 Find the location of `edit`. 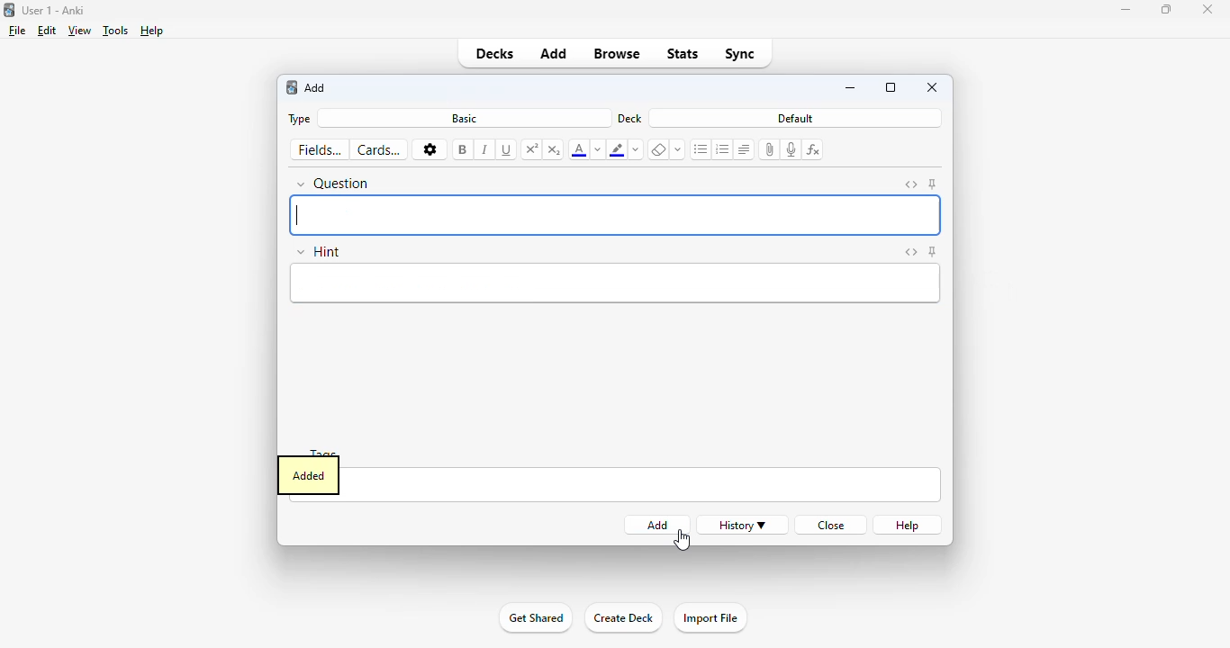

edit is located at coordinates (48, 31).